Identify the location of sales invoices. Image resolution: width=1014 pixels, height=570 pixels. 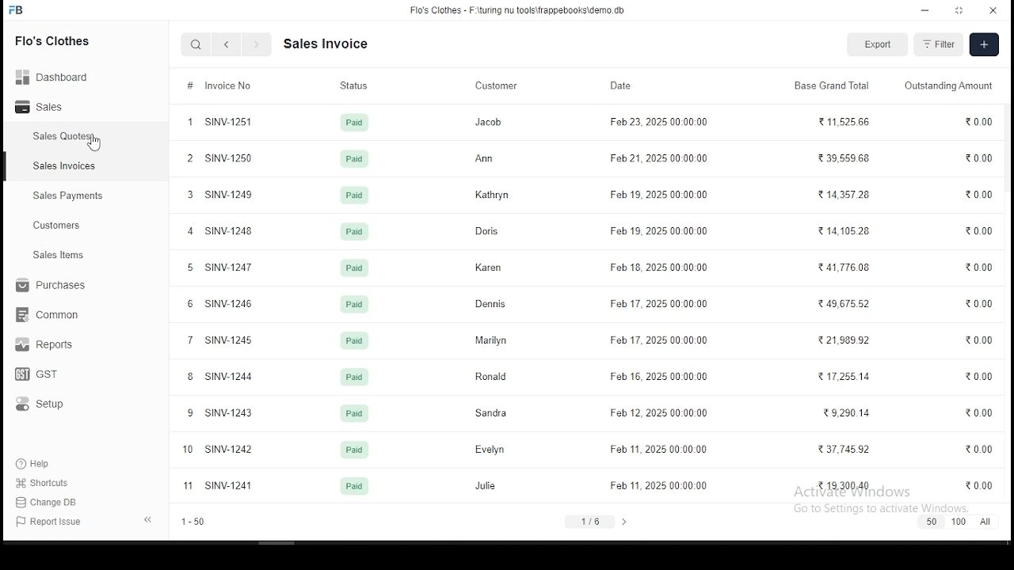
(68, 167).